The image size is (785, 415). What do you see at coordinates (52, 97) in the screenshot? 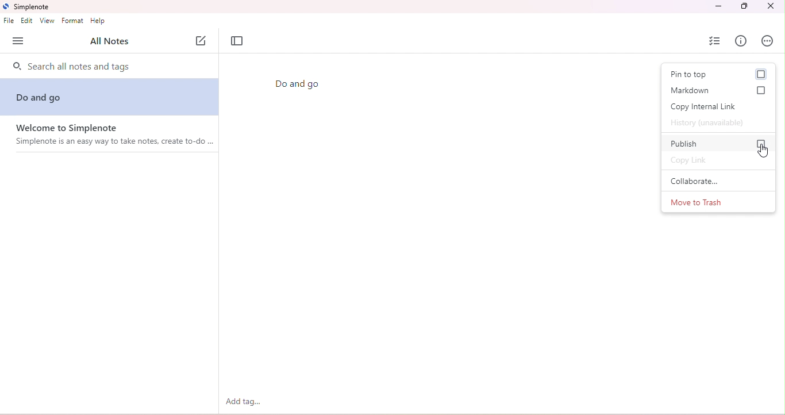
I see `do and go note` at bounding box center [52, 97].